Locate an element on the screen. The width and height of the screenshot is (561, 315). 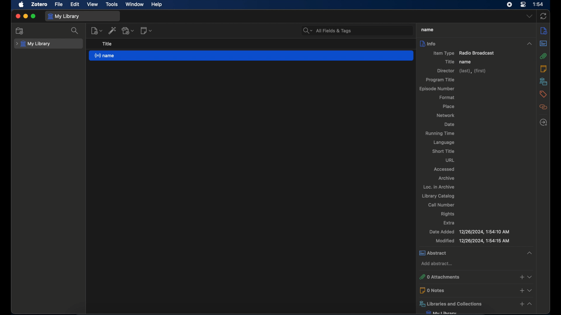
new collection is located at coordinates (20, 31).